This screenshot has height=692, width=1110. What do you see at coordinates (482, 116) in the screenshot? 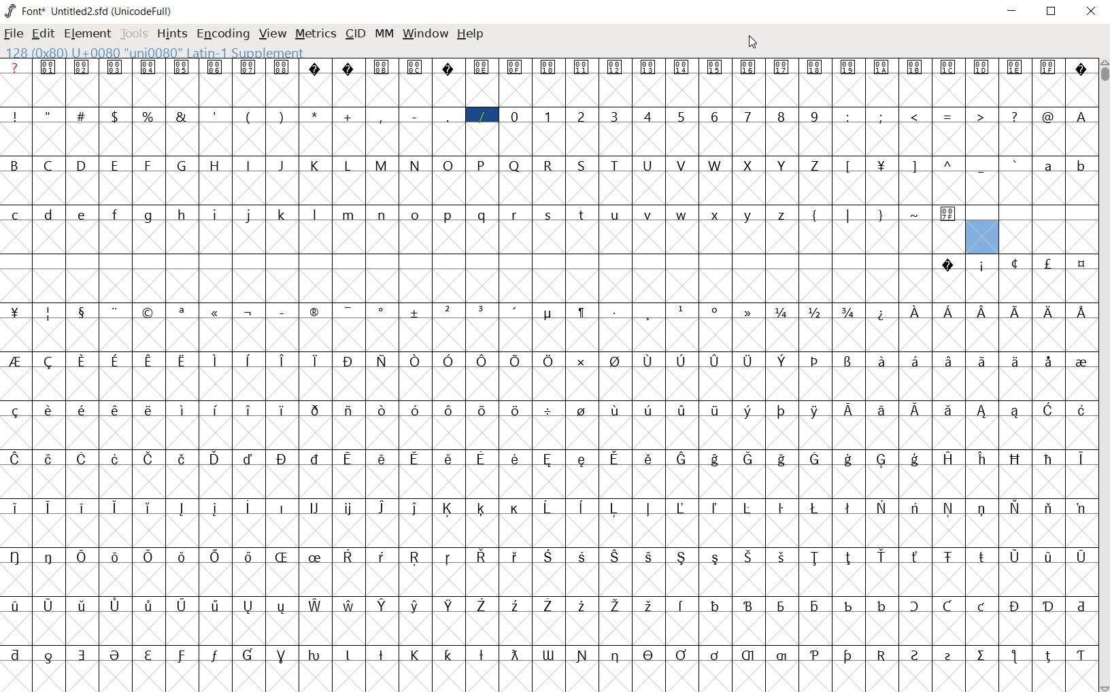
I see `glyph` at bounding box center [482, 116].